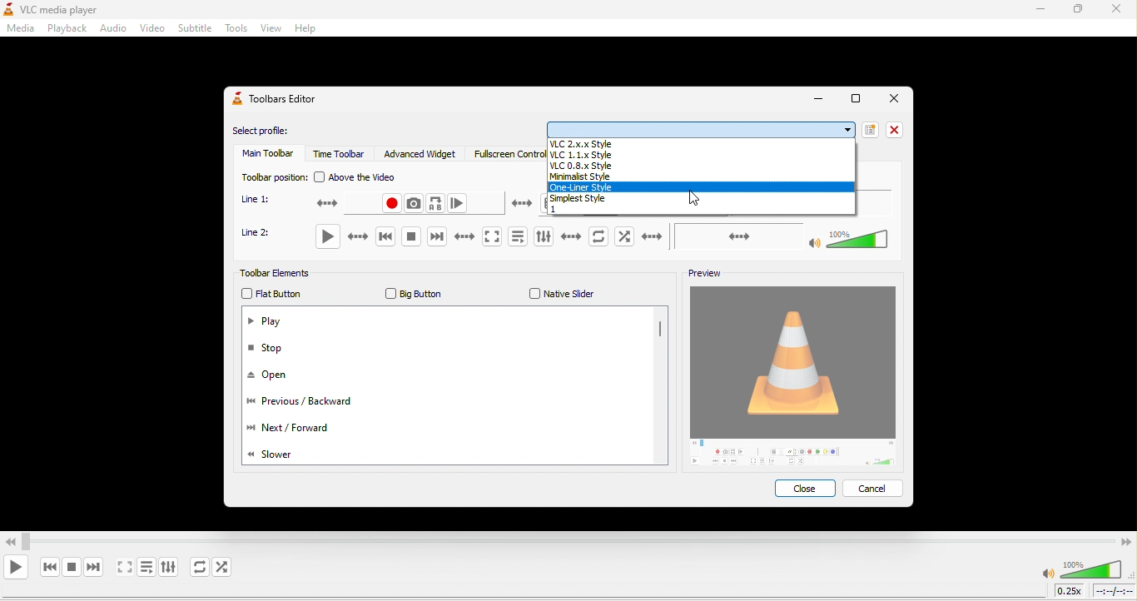  What do you see at coordinates (228, 569) in the screenshot?
I see `random` at bounding box center [228, 569].